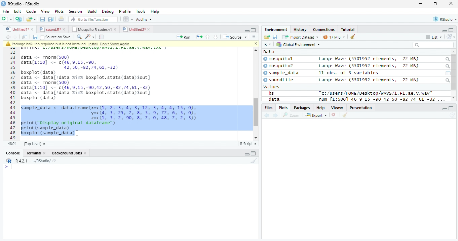  Describe the element at coordinates (107, 11) in the screenshot. I see `Debug` at that location.